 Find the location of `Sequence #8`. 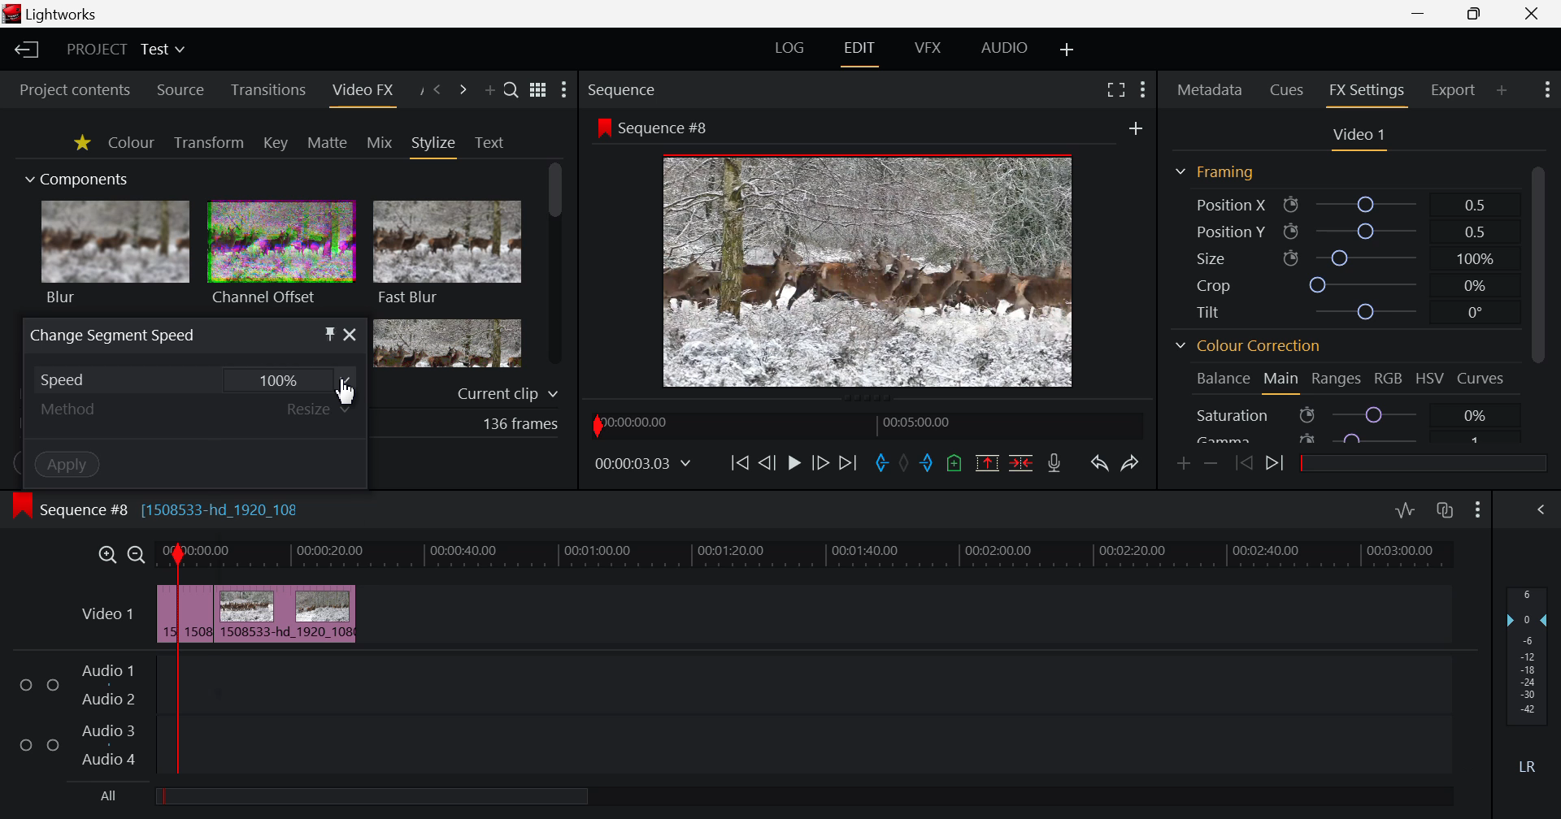

Sequence #8 is located at coordinates (654, 127).